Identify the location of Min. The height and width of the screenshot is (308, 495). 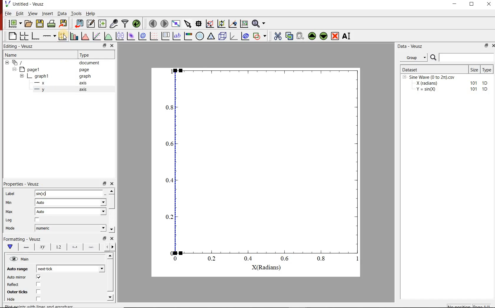
(9, 202).